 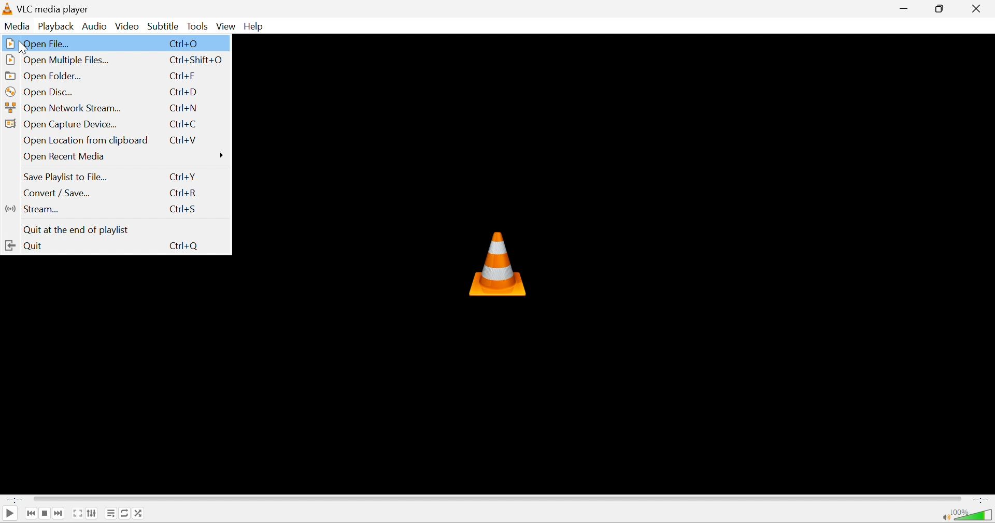 What do you see at coordinates (196, 61) in the screenshot?
I see `Ctrl + Shift + O` at bounding box center [196, 61].